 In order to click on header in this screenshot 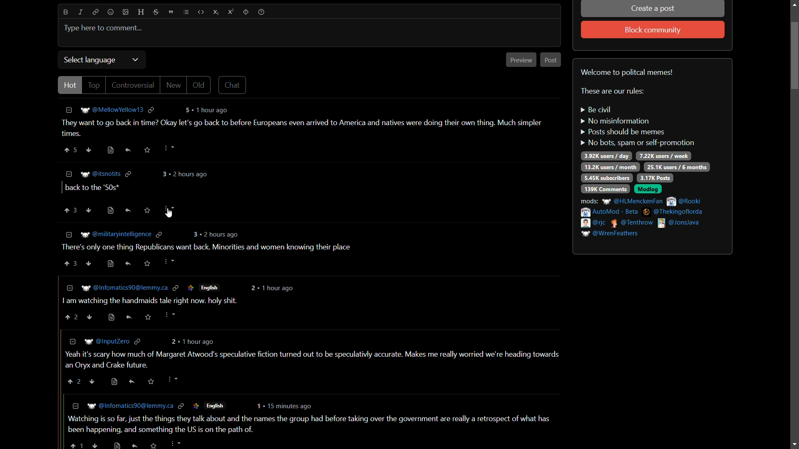, I will do `click(140, 12)`.